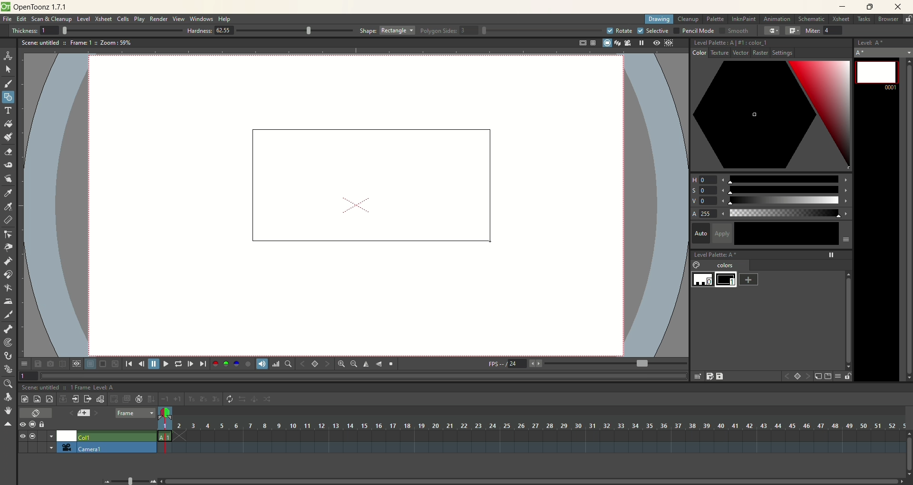 The width and height of the screenshot is (913, 485). What do you see at coordinates (51, 436) in the screenshot?
I see `recording` at bounding box center [51, 436].